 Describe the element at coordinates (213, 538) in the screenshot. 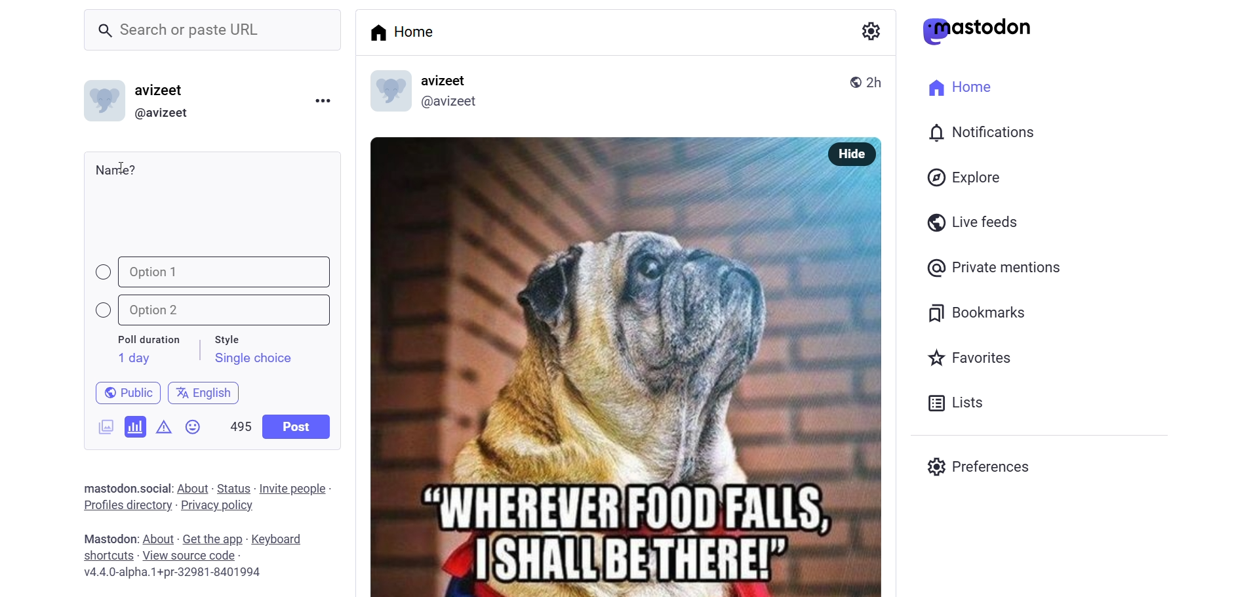

I see `get the app` at that location.